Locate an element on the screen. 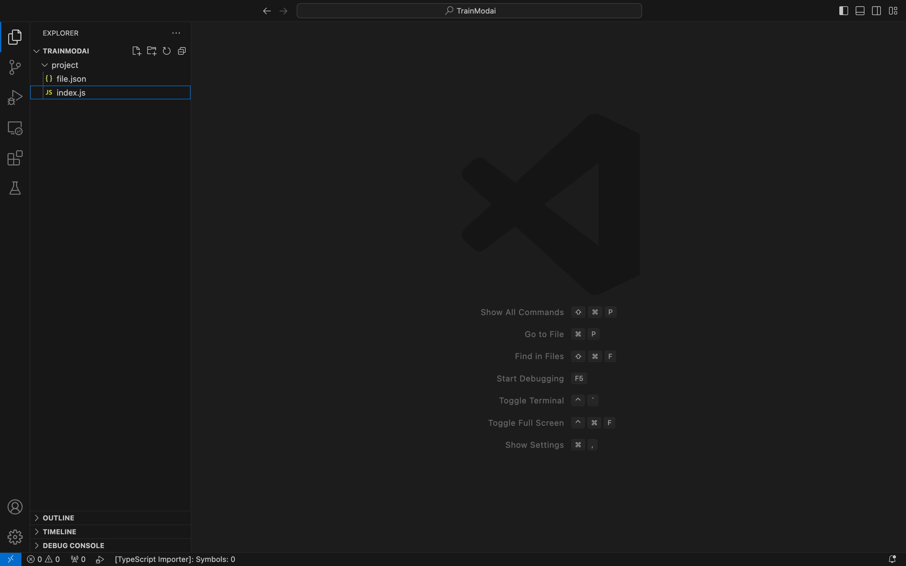  debug console is located at coordinates (71, 544).